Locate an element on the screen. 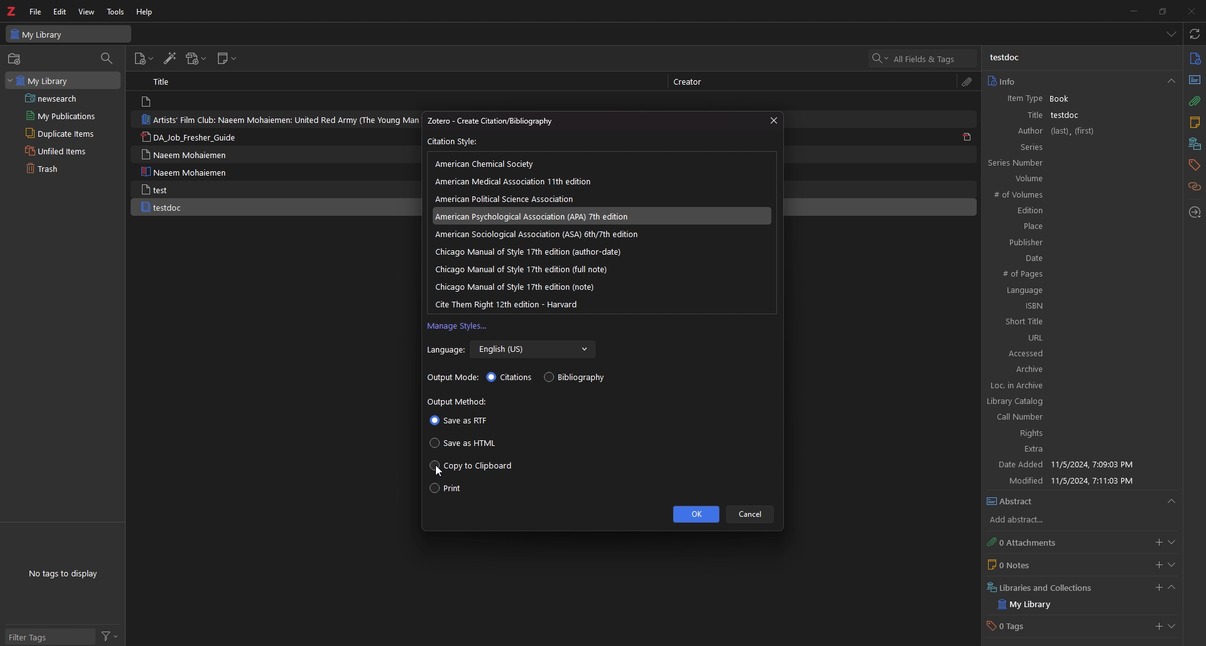 This screenshot has height=646, width=1206. american chemical scoeity is located at coordinates (489, 164).